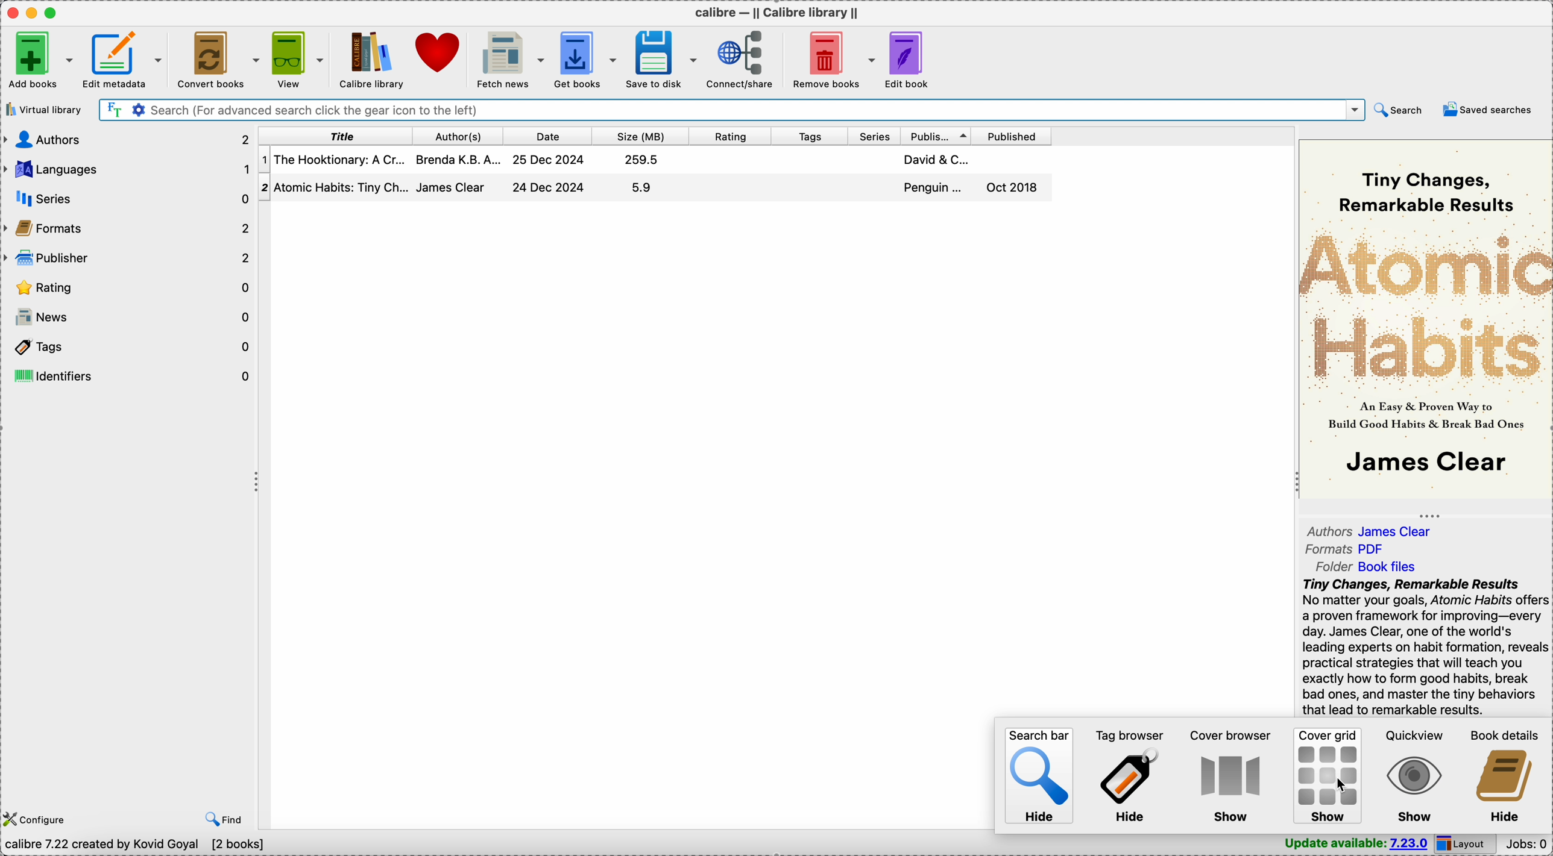  What do you see at coordinates (936, 159) in the screenshot?
I see `david & C....` at bounding box center [936, 159].